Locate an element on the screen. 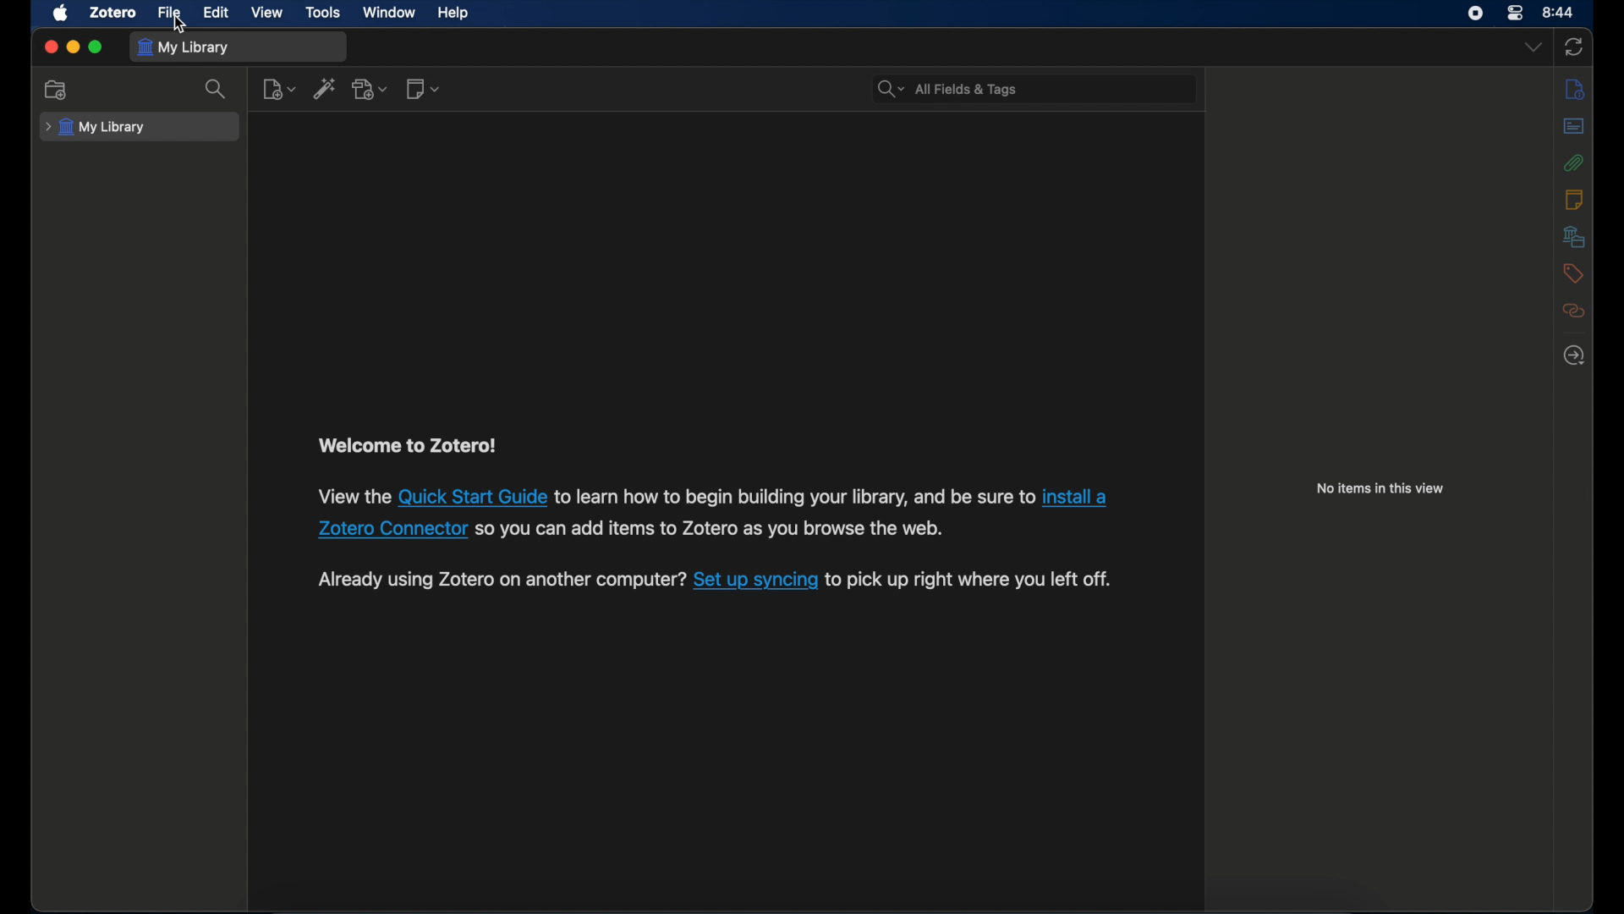 Image resolution: width=1624 pixels, height=914 pixels. minimize is located at coordinates (75, 47).